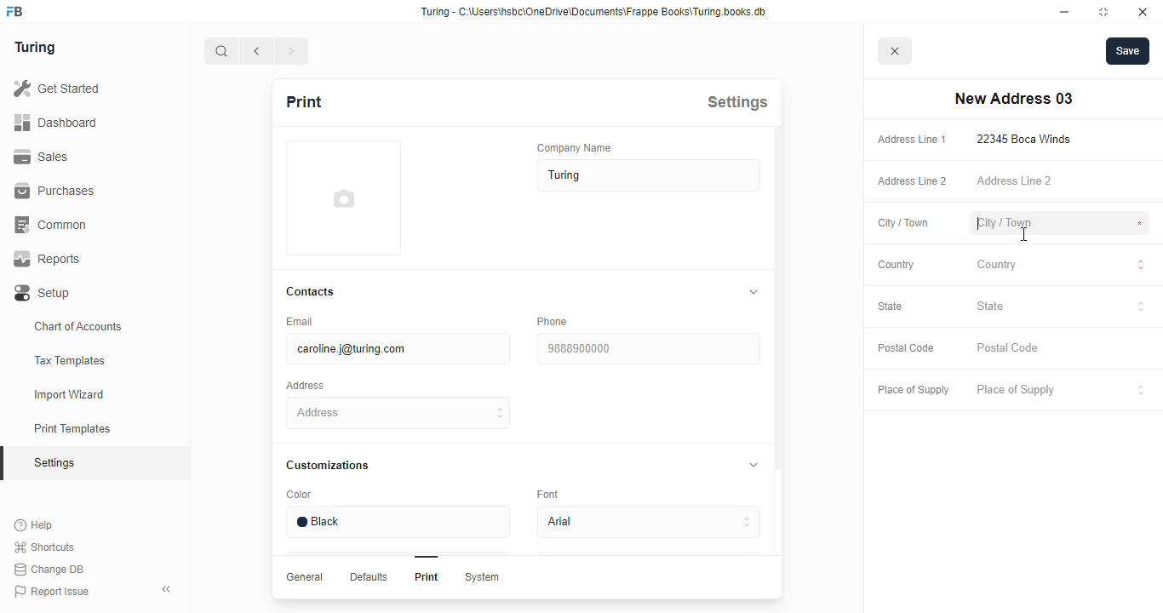 The width and height of the screenshot is (1163, 613). I want to click on Turing - C:\Users\hshc\OneDrive\Documents\Frappe Books\Turing.books.db, so click(595, 12).